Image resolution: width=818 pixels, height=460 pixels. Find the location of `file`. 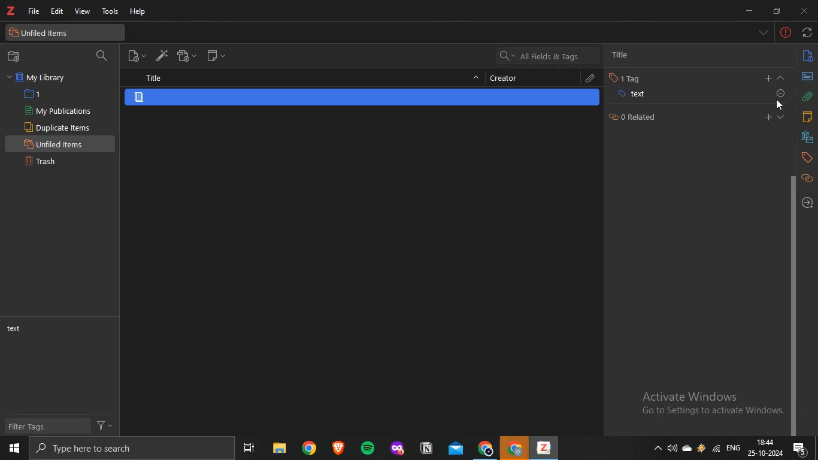

file is located at coordinates (33, 11).